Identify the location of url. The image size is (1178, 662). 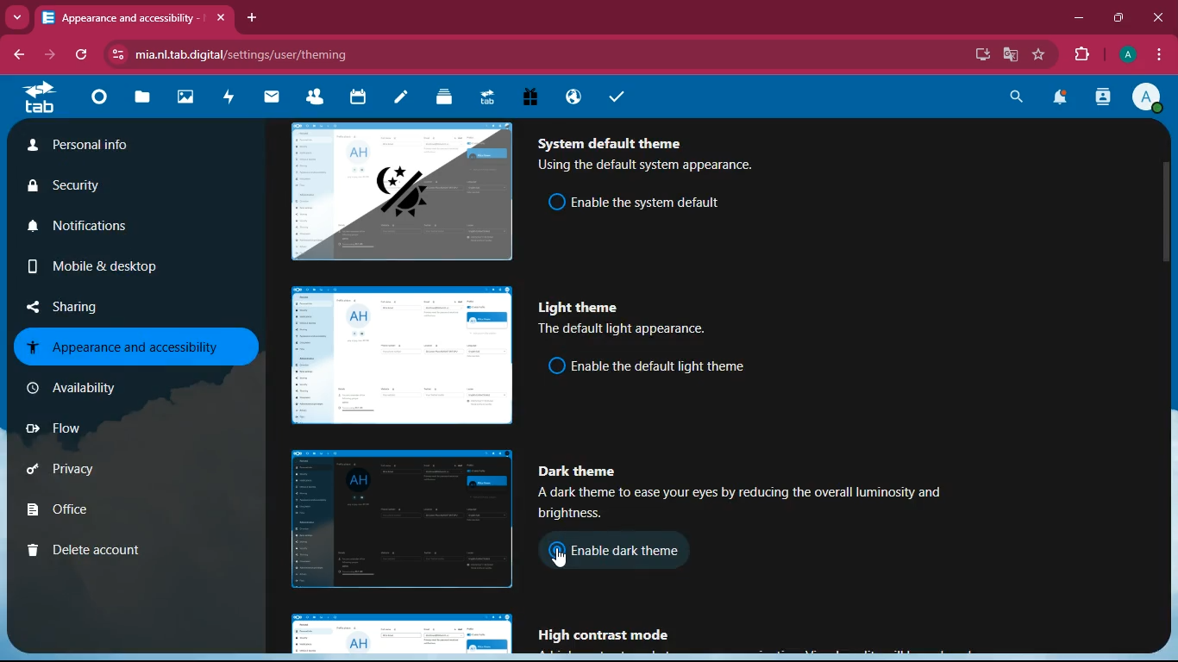
(248, 54).